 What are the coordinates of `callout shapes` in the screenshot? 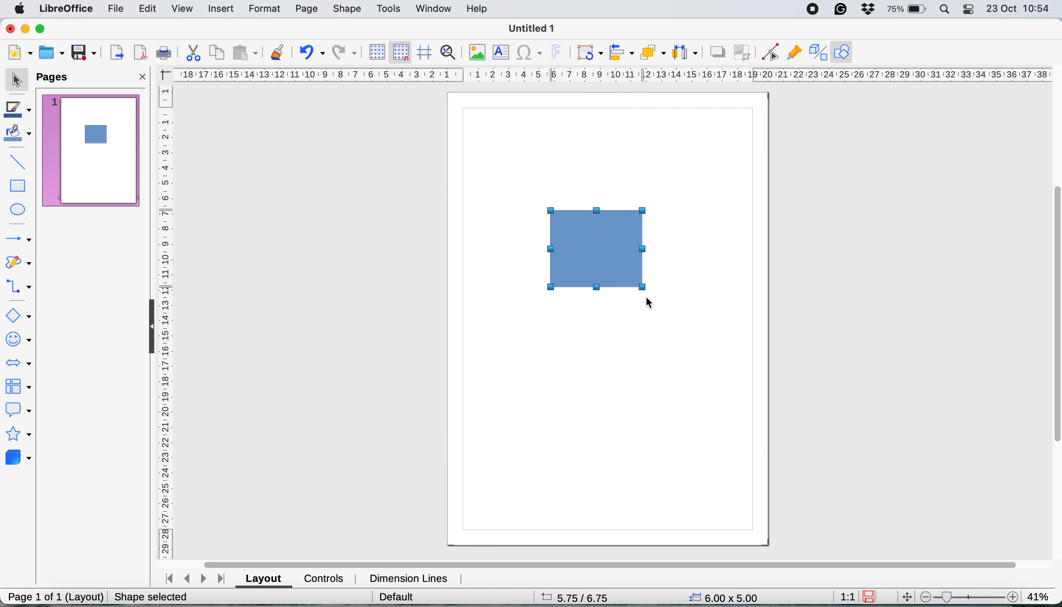 It's located at (19, 410).